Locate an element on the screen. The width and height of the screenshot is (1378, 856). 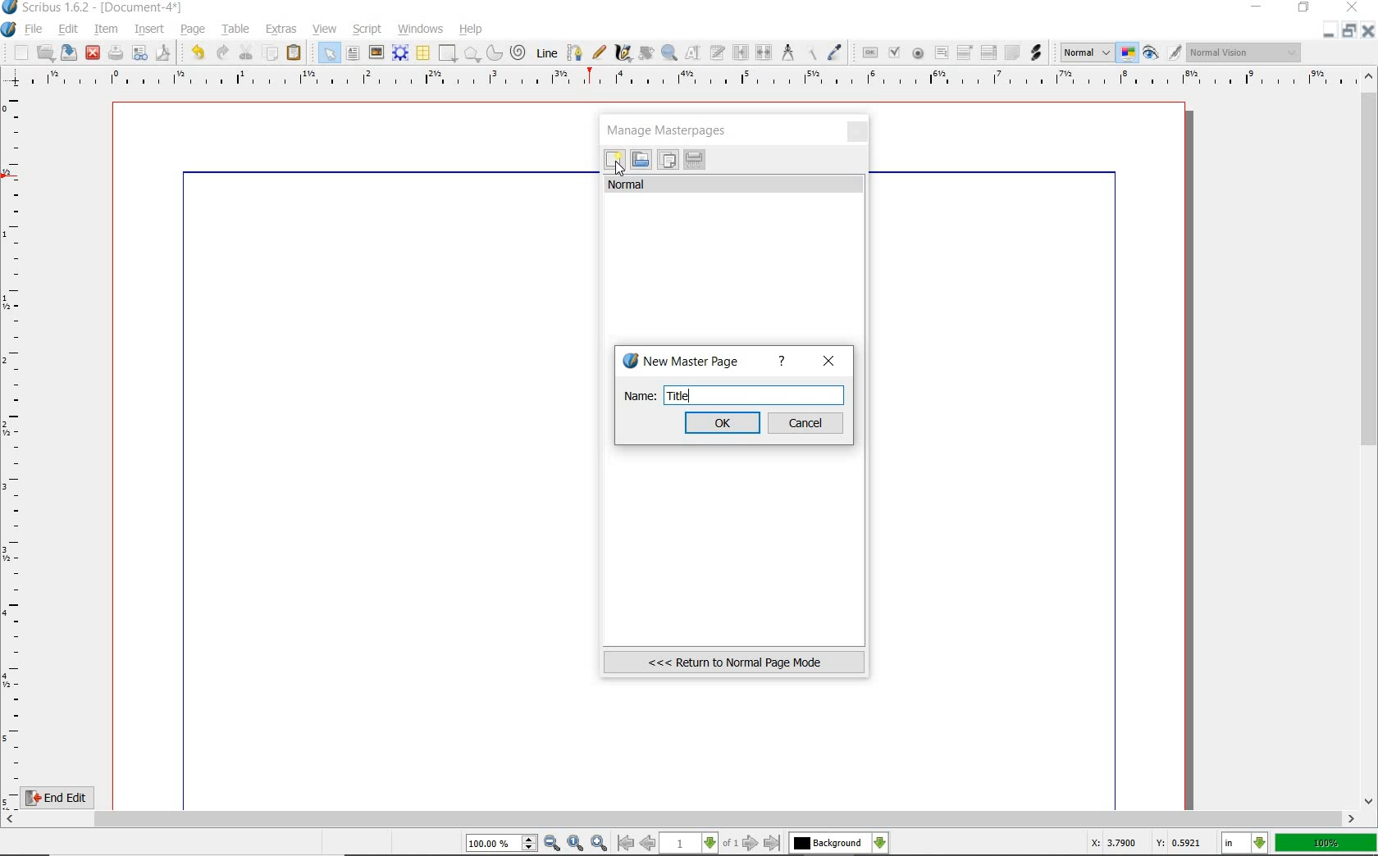
copy is located at coordinates (271, 52).